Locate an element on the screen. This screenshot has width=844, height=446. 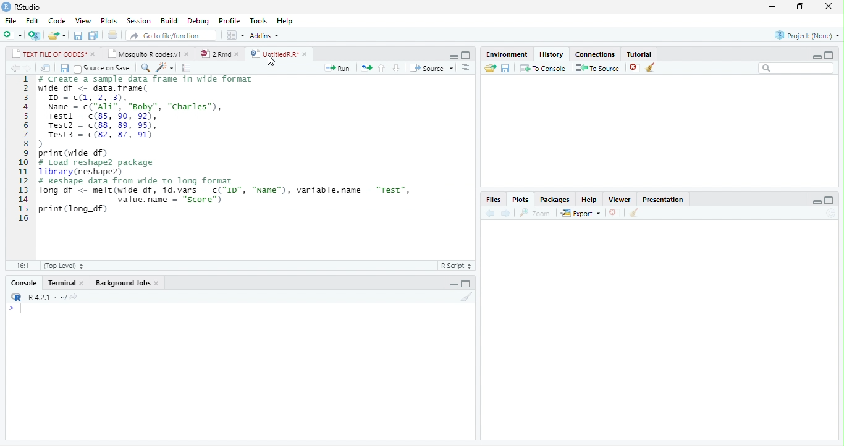
open folder is located at coordinates (491, 68).